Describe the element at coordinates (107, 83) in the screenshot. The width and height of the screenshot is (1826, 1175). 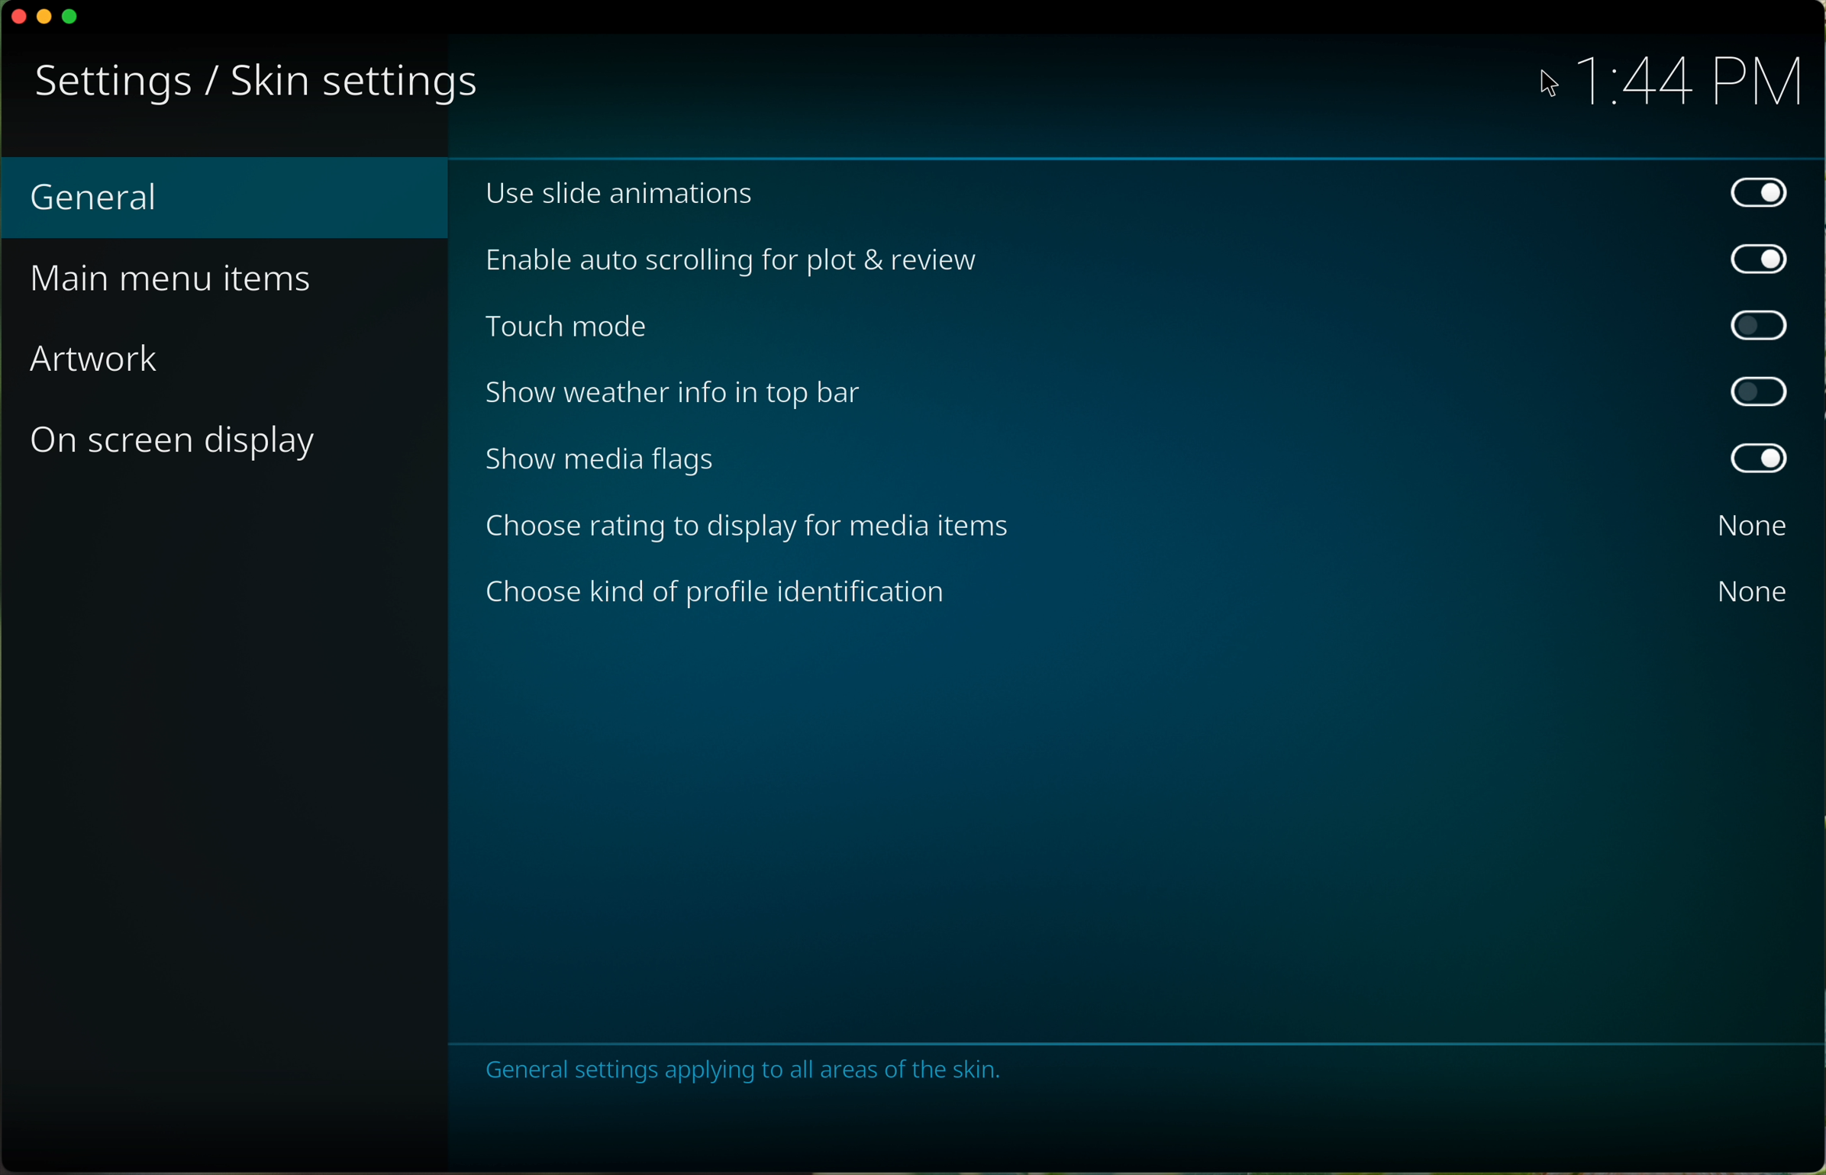
I see `settings` at that location.